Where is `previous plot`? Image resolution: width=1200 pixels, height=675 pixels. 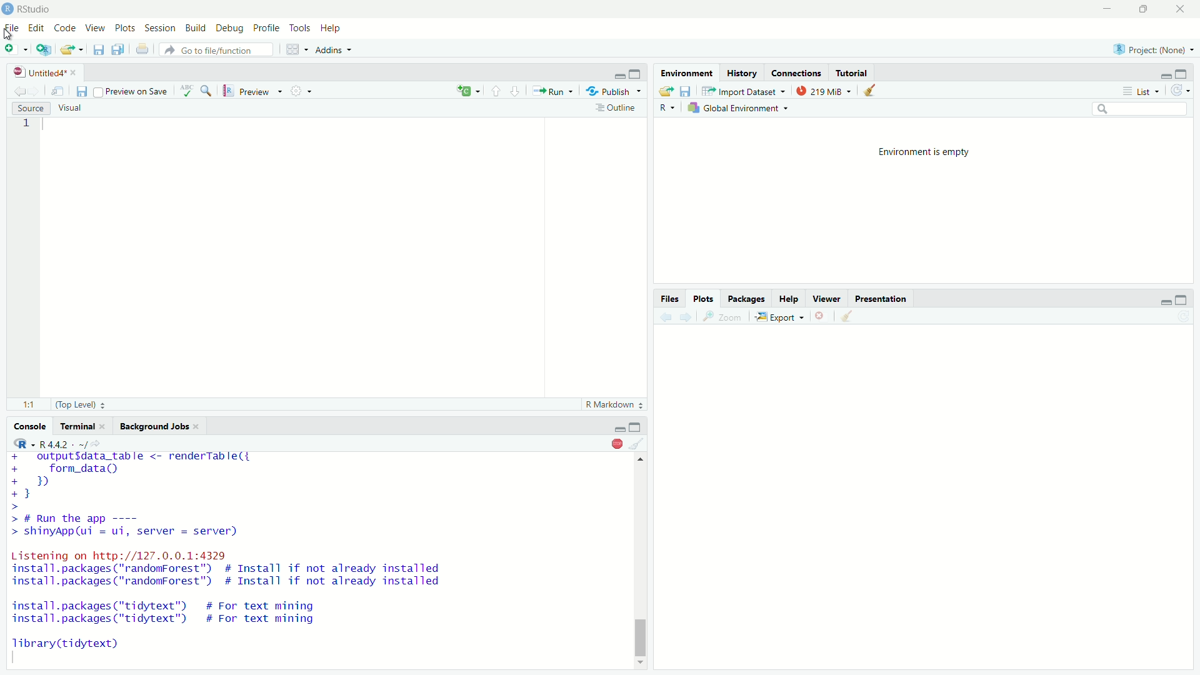 previous plot is located at coordinates (665, 317).